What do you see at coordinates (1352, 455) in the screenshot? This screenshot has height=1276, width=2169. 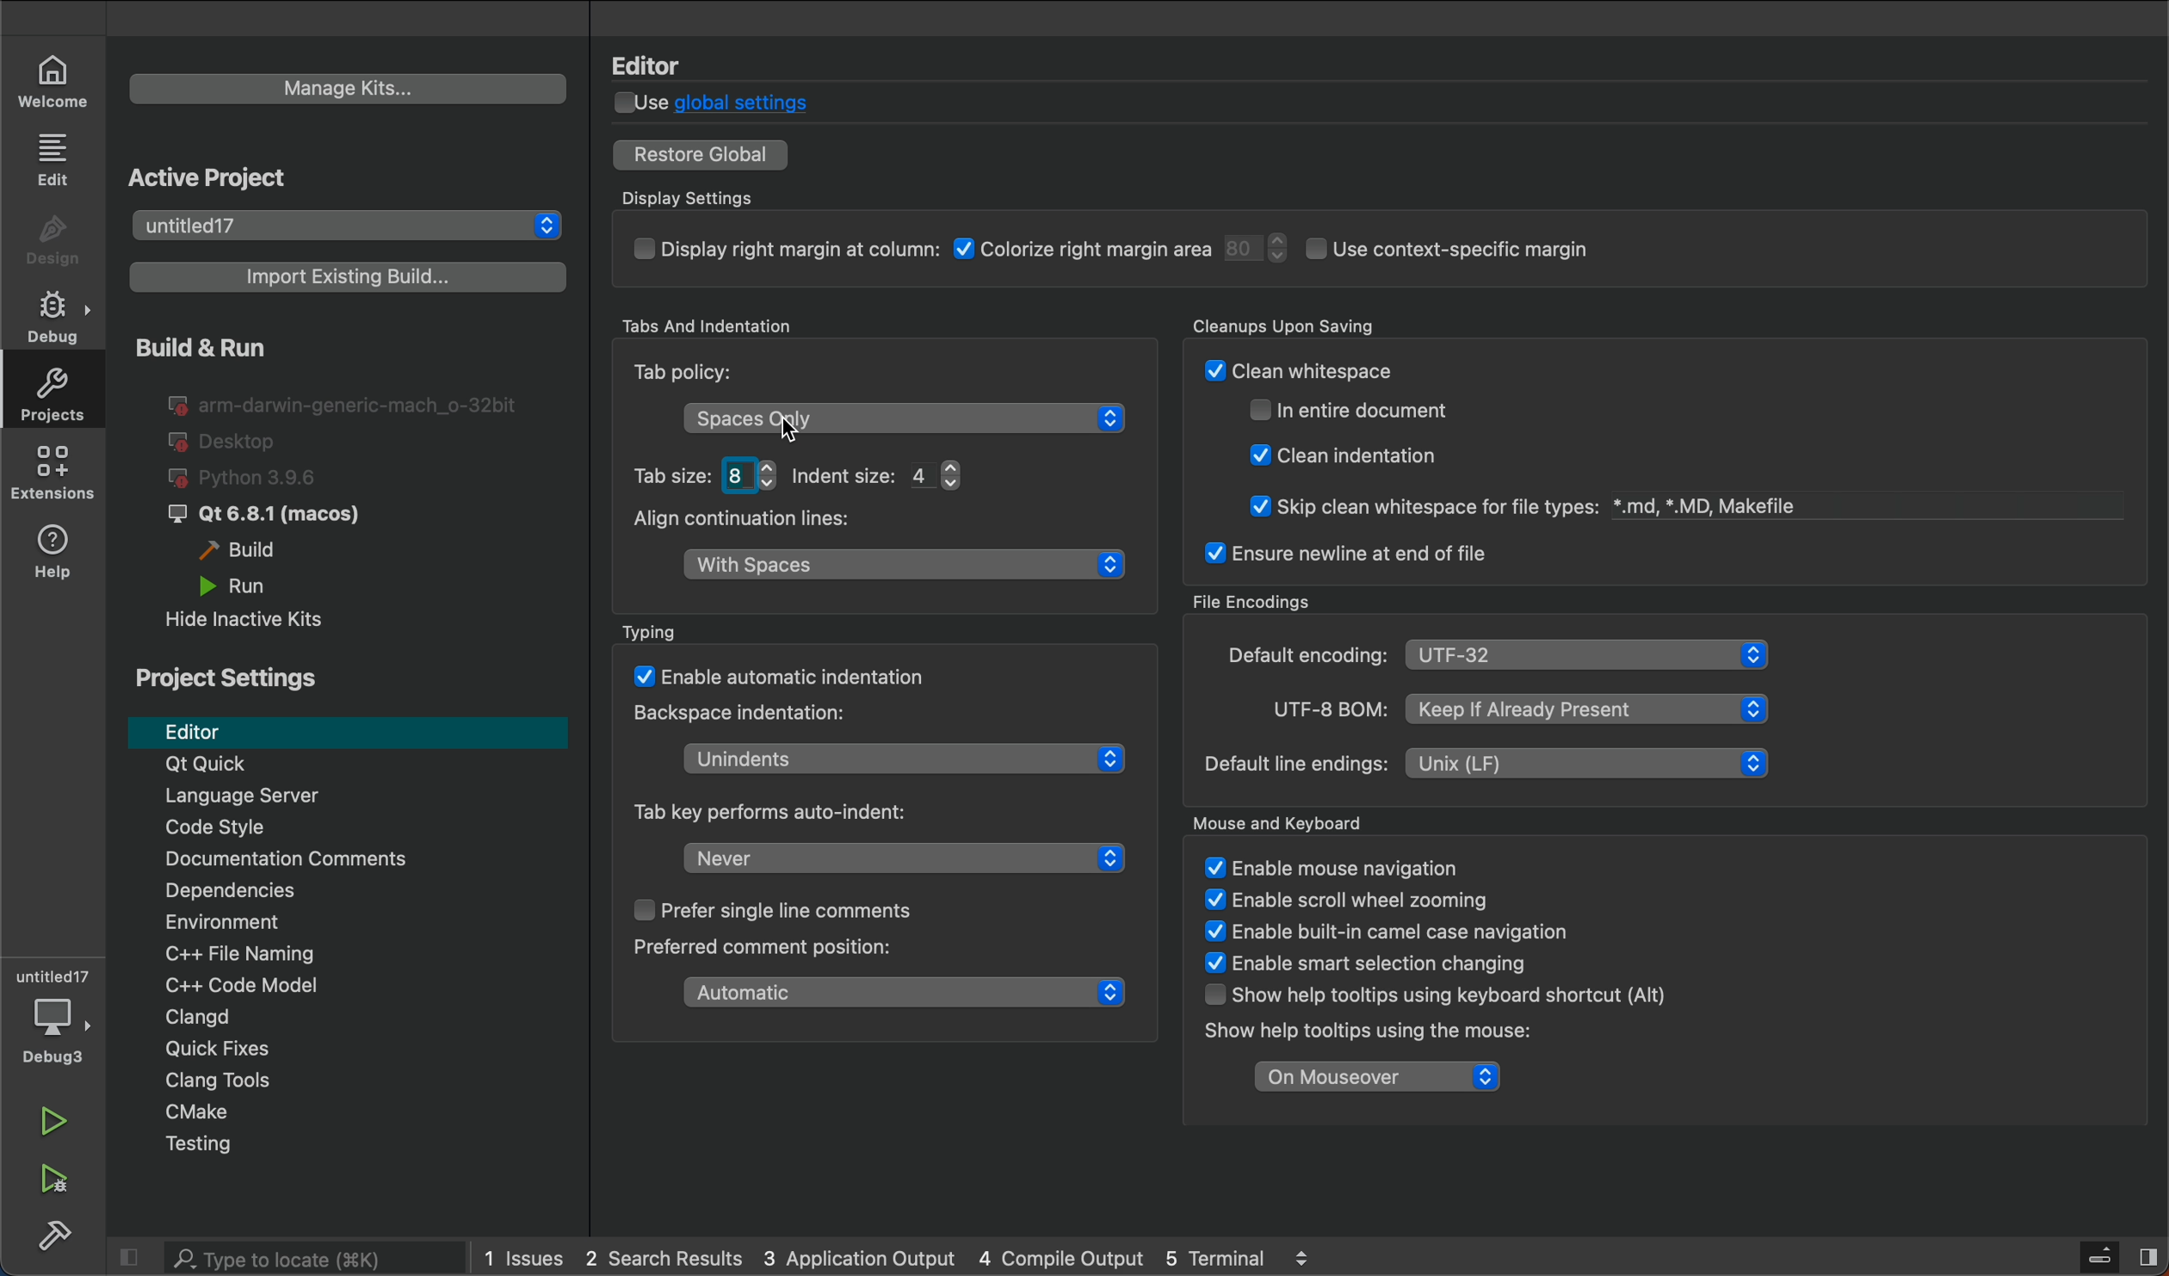 I see `W! Clean indentation` at bounding box center [1352, 455].